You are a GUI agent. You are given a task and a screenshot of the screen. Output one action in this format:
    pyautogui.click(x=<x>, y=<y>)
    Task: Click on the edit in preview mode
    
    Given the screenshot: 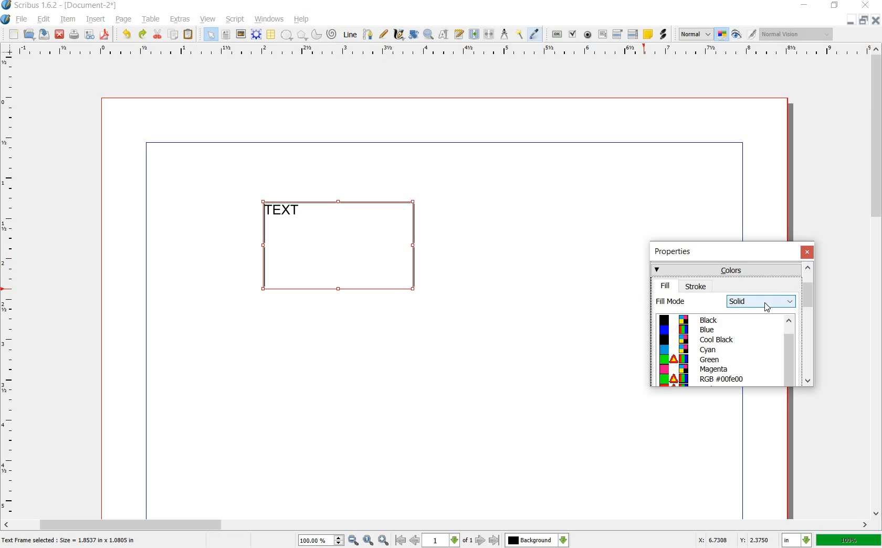 What is the action you would take?
    pyautogui.click(x=752, y=35)
    